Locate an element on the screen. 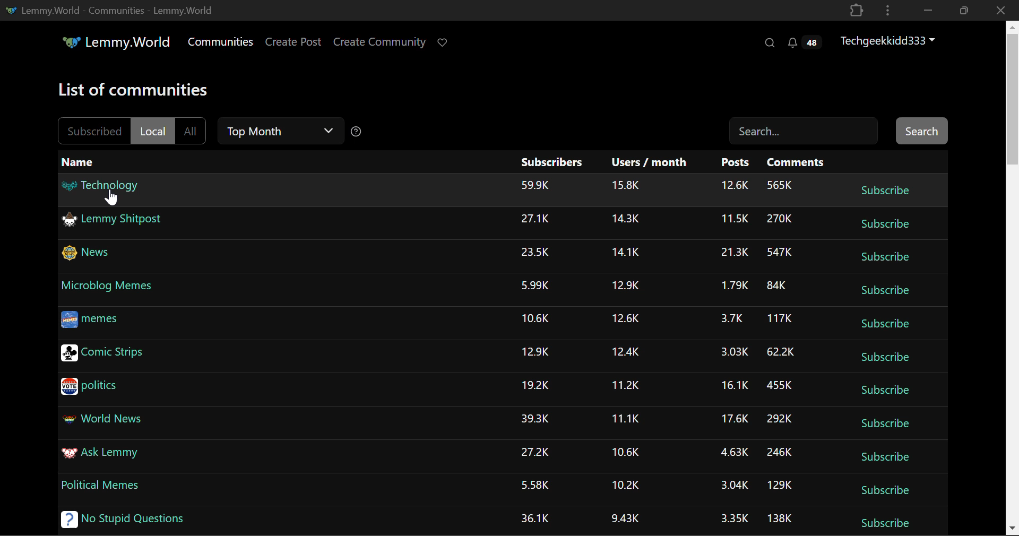  Communities is located at coordinates (221, 44).